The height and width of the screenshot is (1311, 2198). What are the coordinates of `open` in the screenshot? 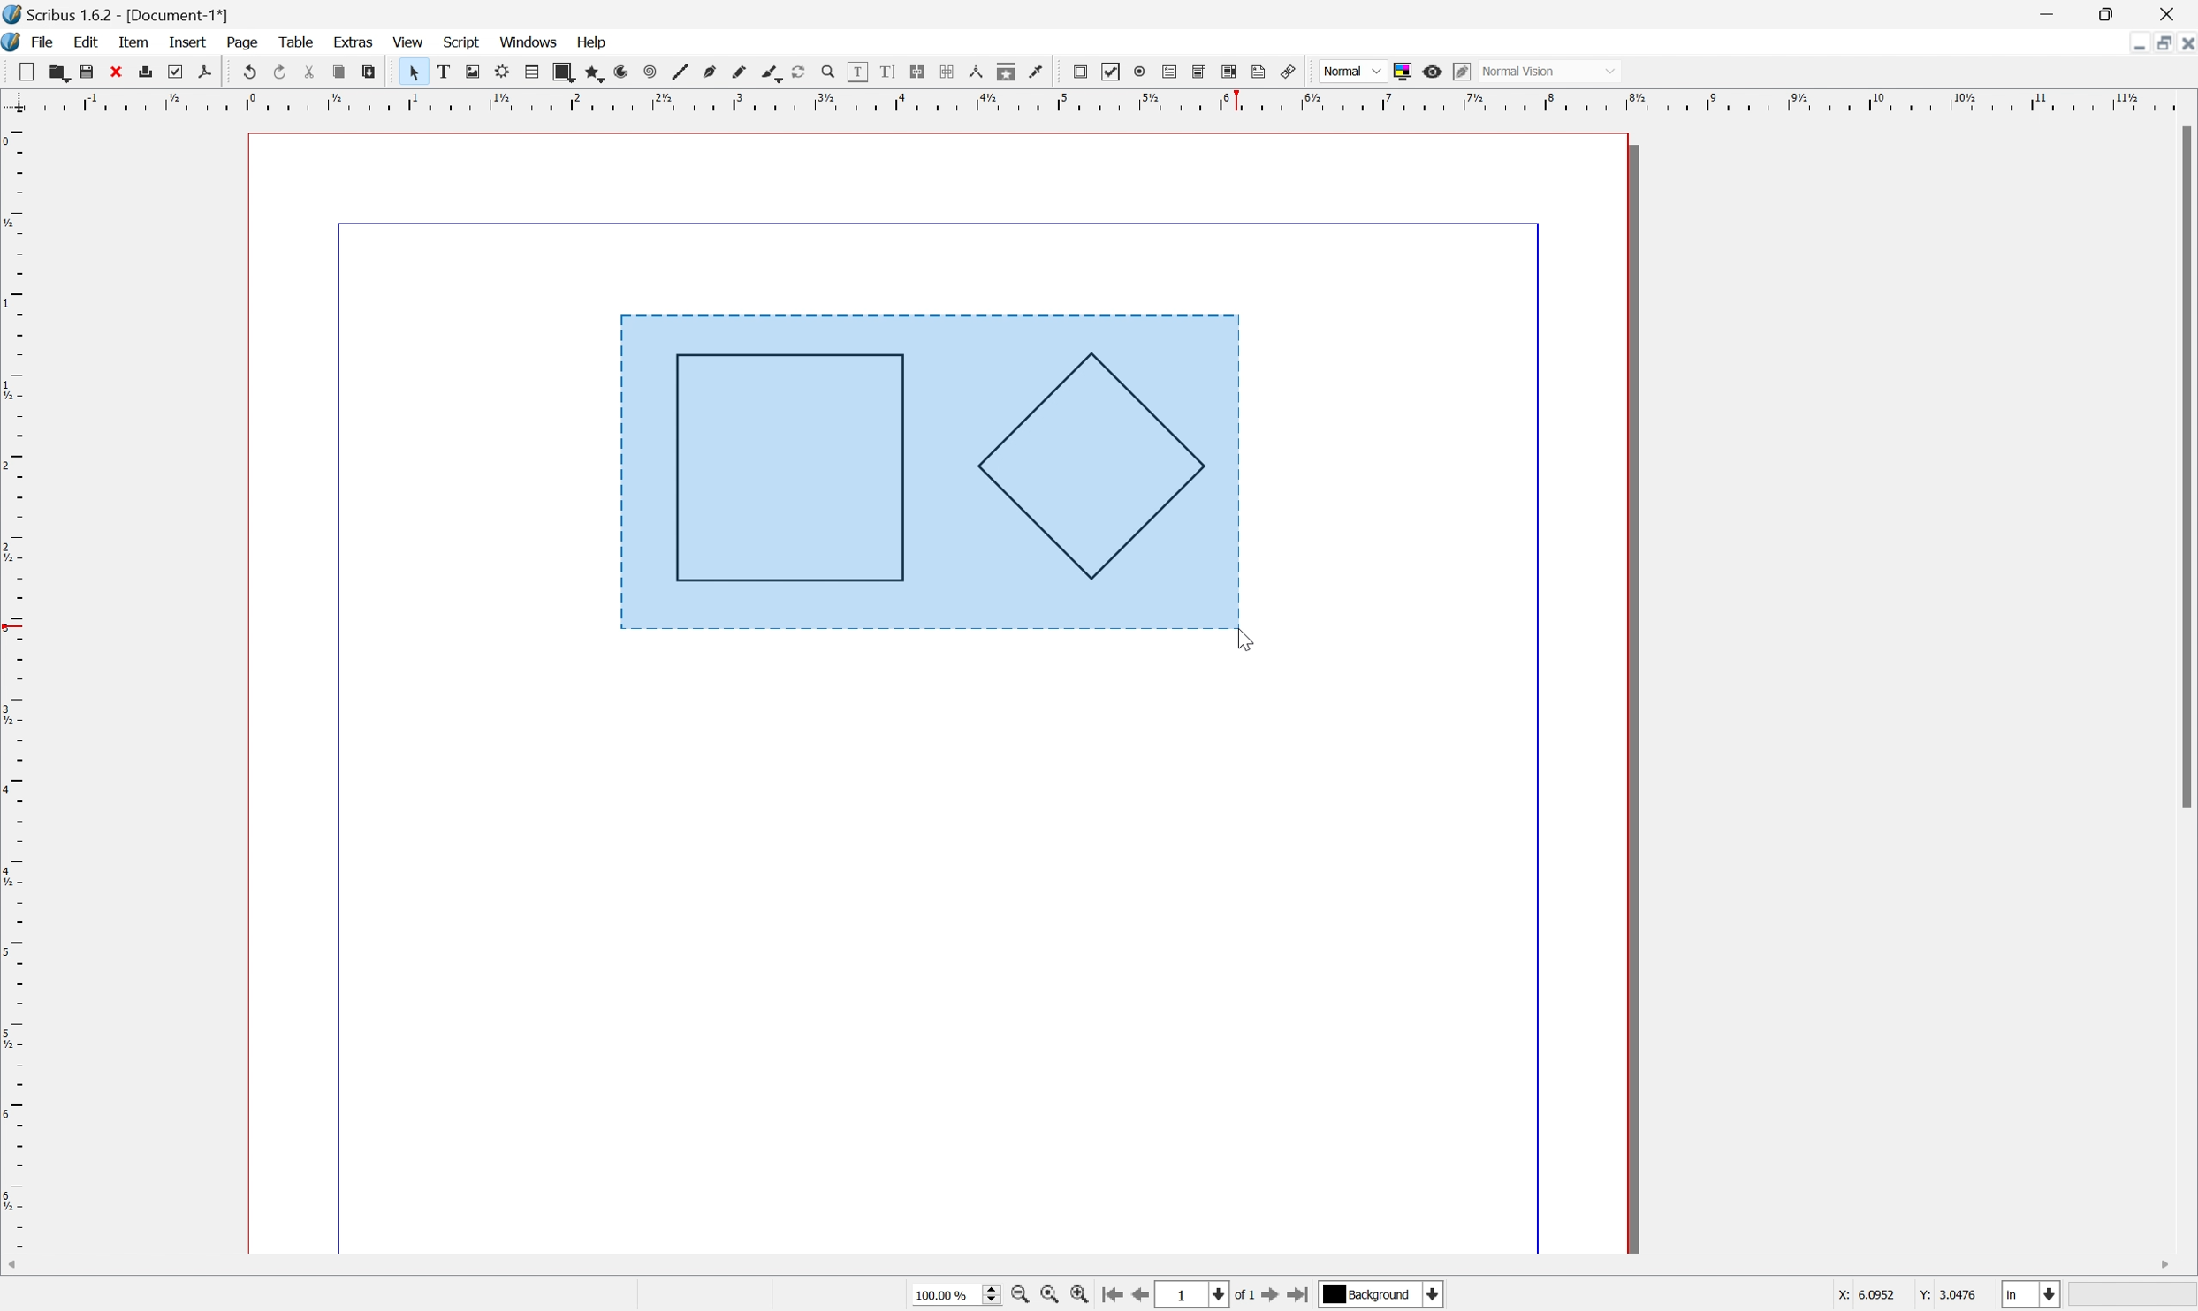 It's located at (59, 71).